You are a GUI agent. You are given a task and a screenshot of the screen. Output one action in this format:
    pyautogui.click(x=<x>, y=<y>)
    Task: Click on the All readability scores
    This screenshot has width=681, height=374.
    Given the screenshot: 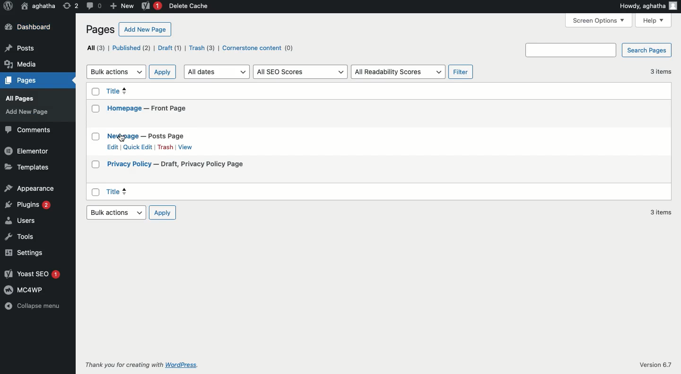 What is the action you would take?
    pyautogui.click(x=397, y=72)
    